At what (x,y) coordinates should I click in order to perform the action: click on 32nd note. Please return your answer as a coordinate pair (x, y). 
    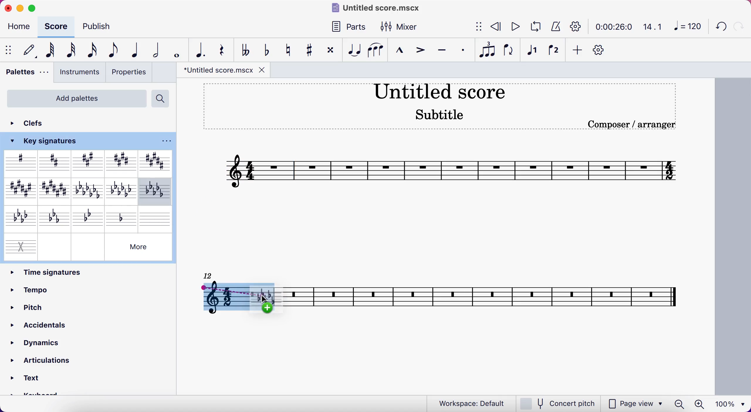
    Looking at the image, I should click on (74, 49).